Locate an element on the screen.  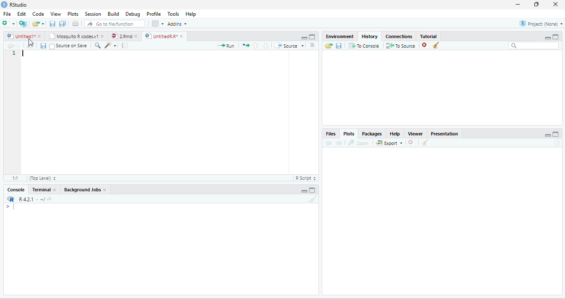
Code tools is located at coordinates (111, 46).